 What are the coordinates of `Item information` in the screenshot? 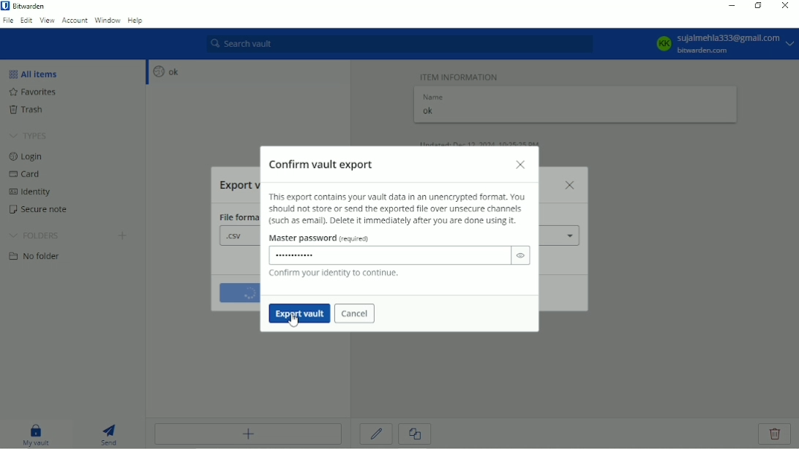 It's located at (460, 75).